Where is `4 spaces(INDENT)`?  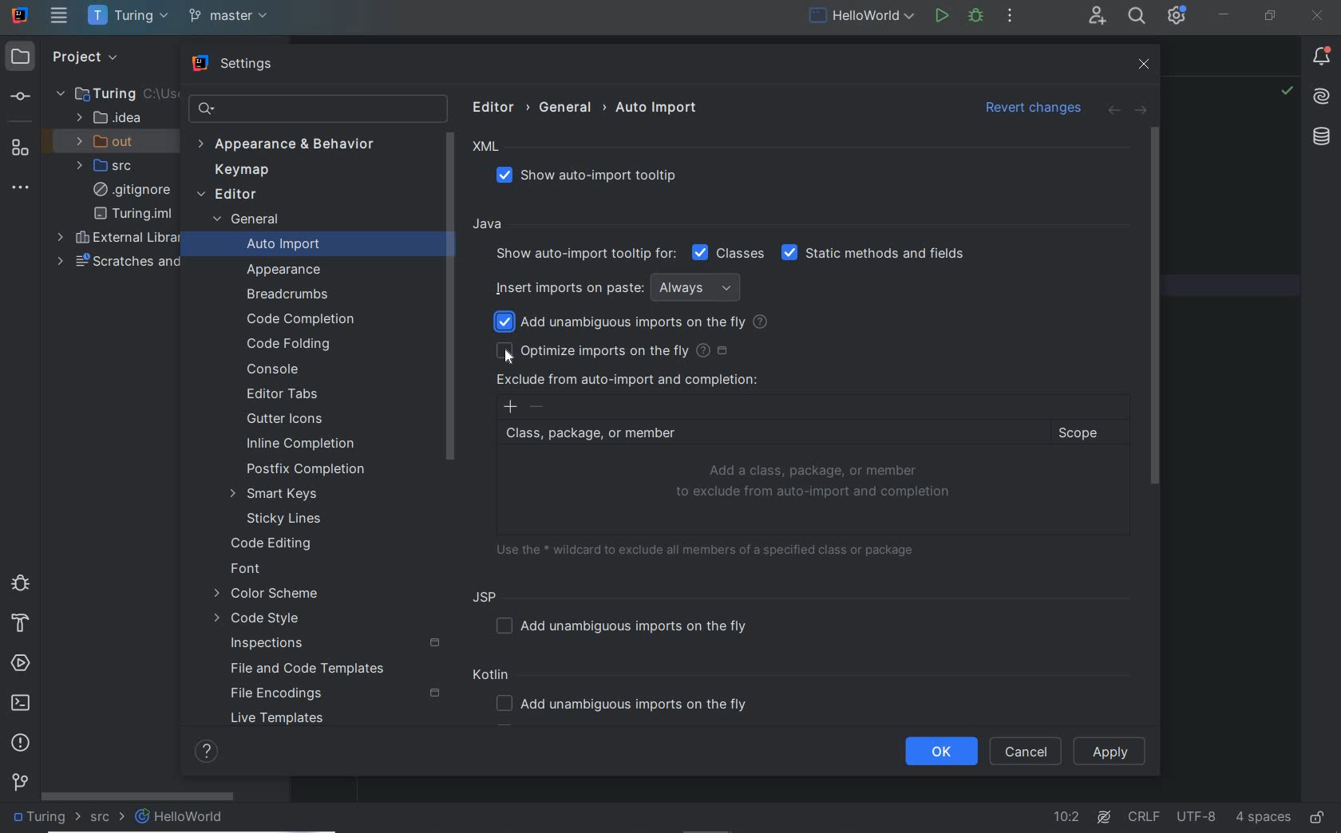
4 spaces(INDENT) is located at coordinates (1264, 815).